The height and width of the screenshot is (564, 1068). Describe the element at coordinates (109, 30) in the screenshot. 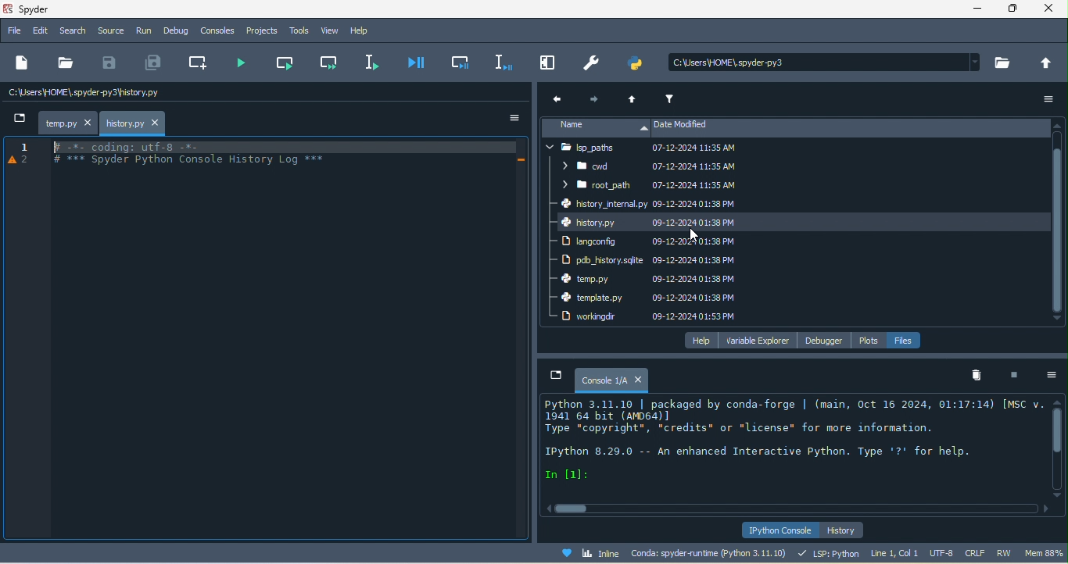

I see `source` at that location.